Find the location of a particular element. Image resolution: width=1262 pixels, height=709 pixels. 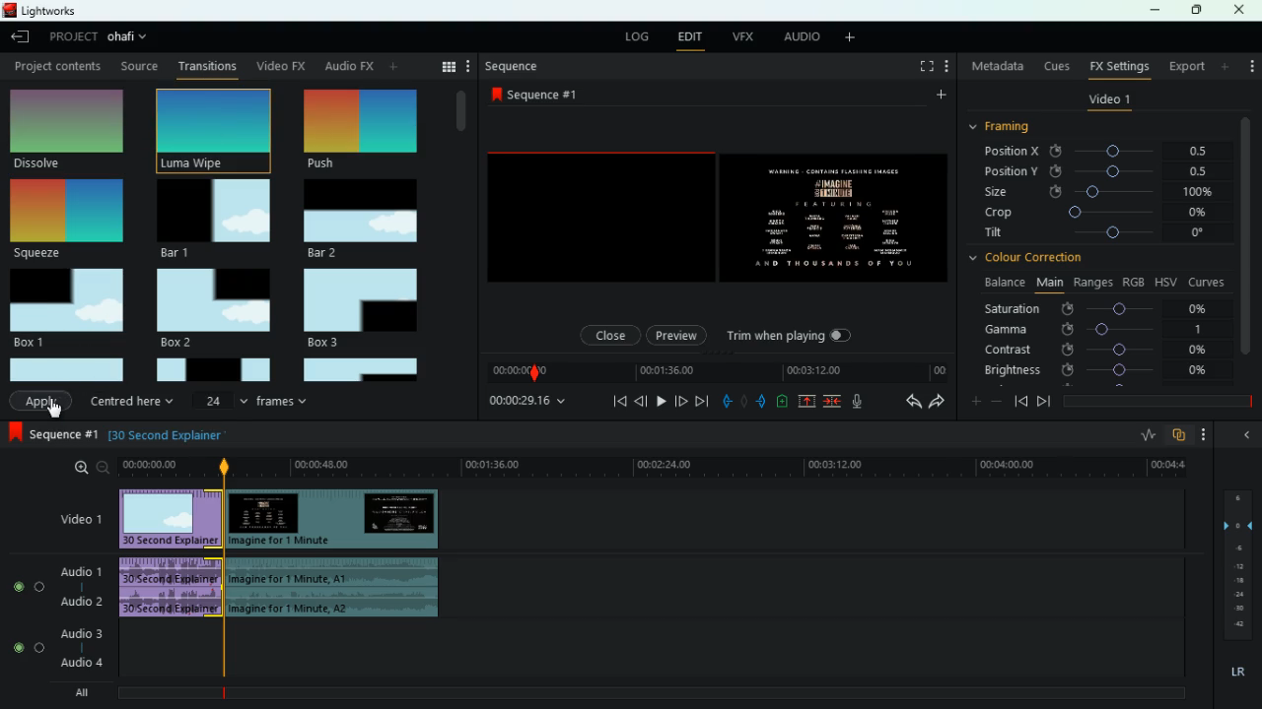

bar 2 is located at coordinates (360, 219).